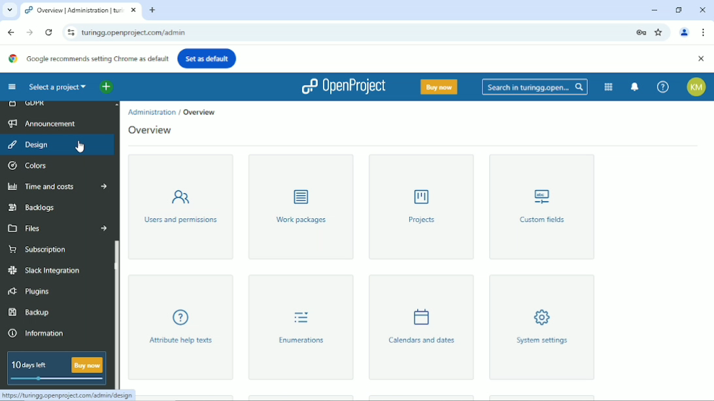 The image size is (714, 401). What do you see at coordinates (685, 31) in the screenshot?
I see `Account` at bounding box center [685, 31].